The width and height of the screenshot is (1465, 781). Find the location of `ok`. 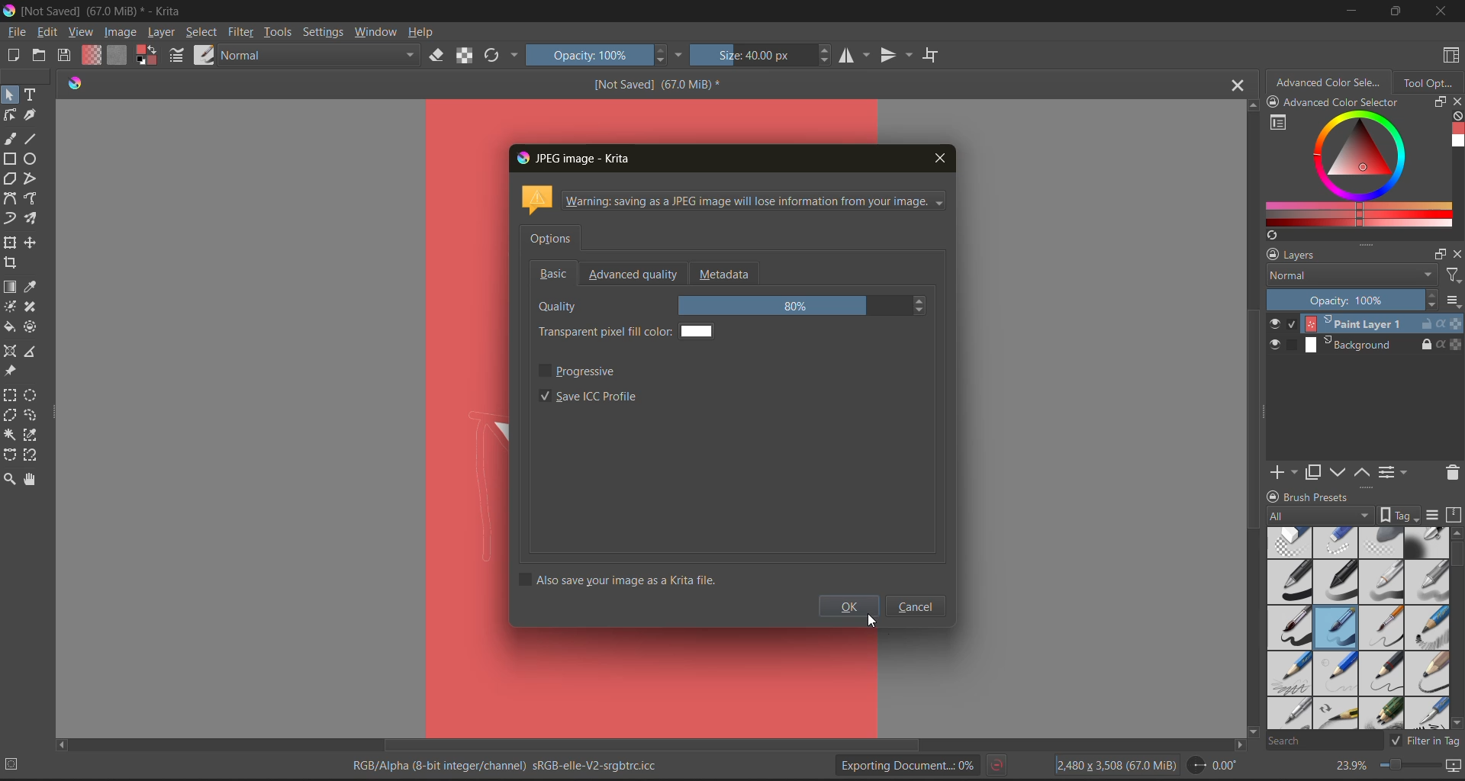

ok is located at coordinates (851, 605).